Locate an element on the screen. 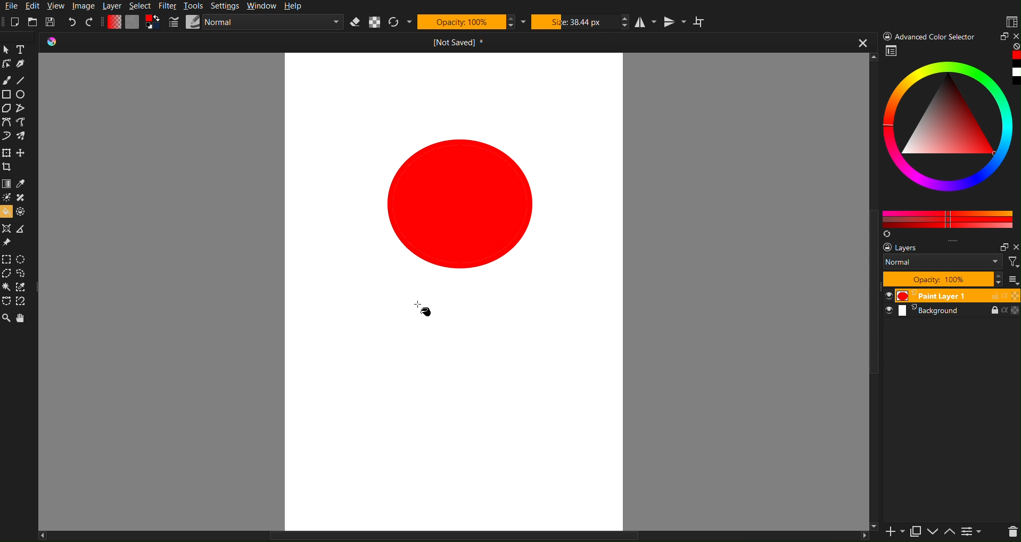 This screenshot has width=1021, height=542. Layer is located at coordinates (112, 6).